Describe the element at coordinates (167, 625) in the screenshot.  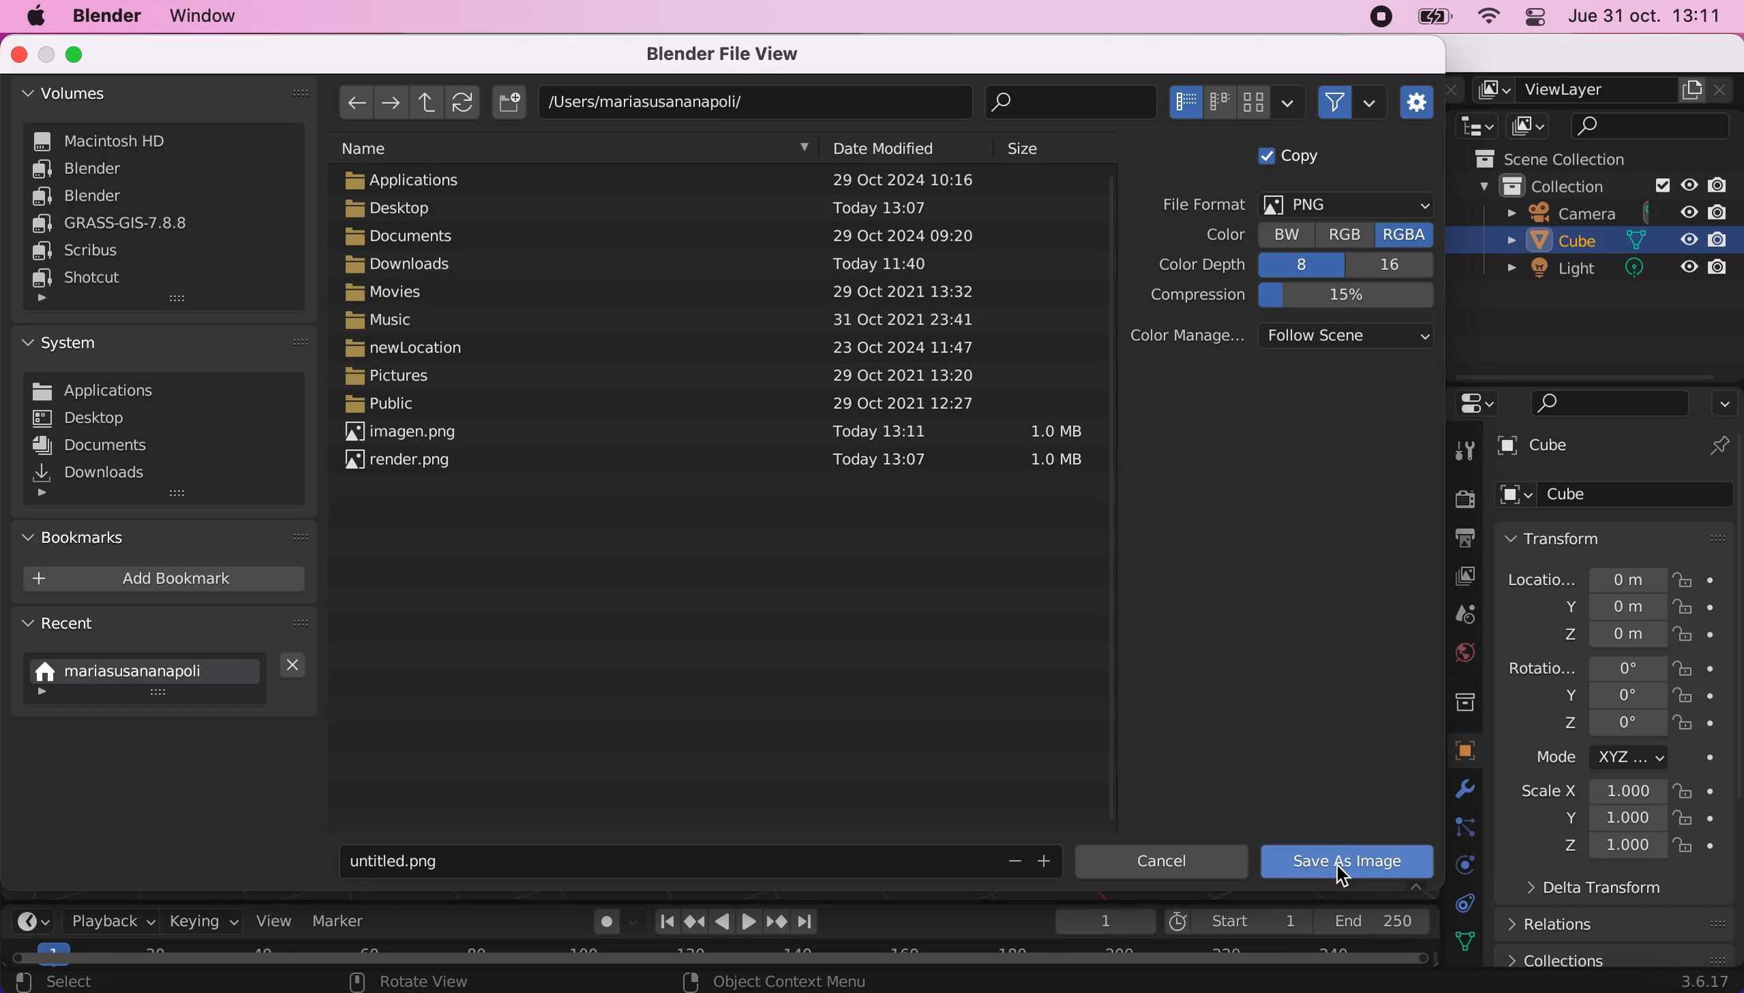
I see `recent` at that location.